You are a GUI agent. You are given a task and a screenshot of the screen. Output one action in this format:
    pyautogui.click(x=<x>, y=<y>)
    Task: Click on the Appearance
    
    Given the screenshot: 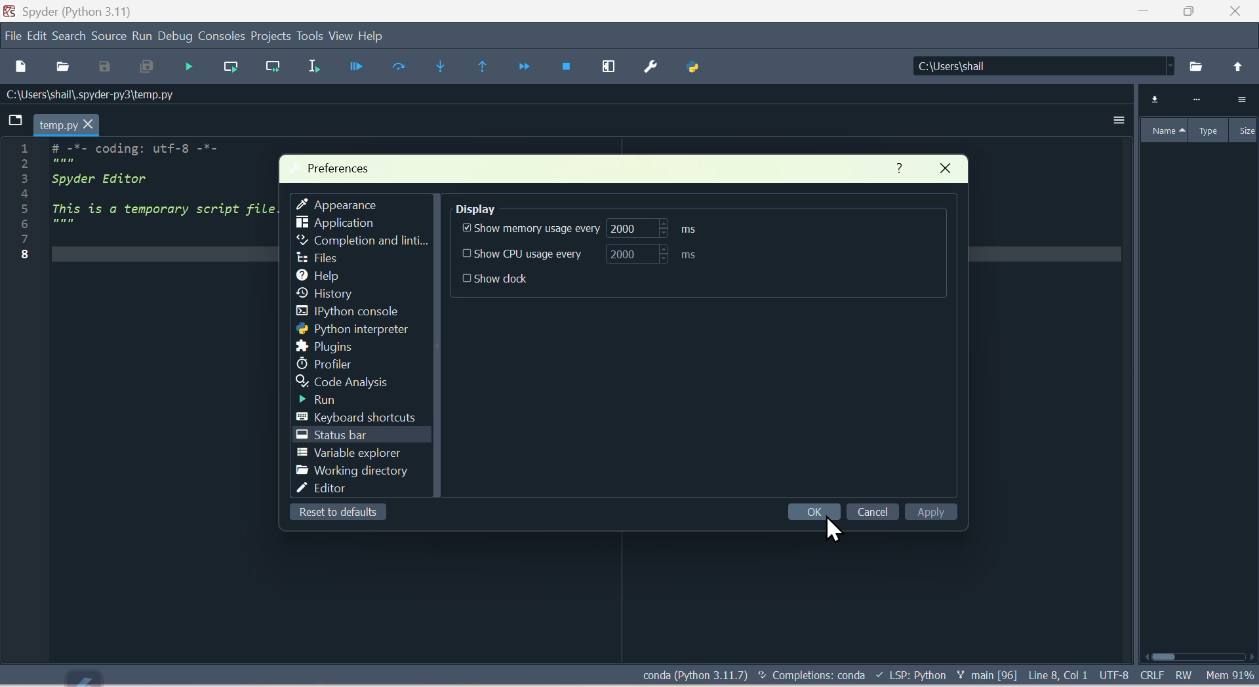 What is the action you would take?
    pyautogui.click(x=340, y=202)
    